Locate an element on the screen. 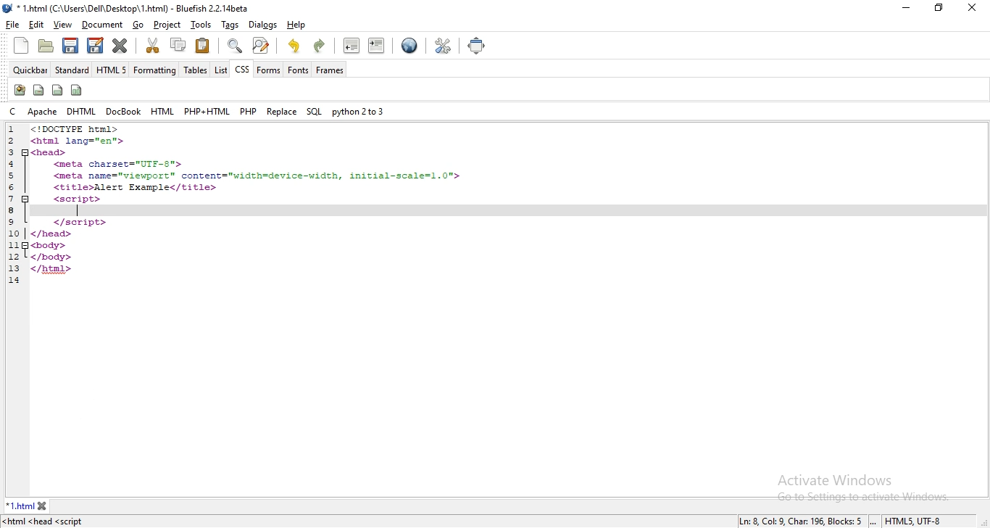  save is located at coordinates (72, 46).